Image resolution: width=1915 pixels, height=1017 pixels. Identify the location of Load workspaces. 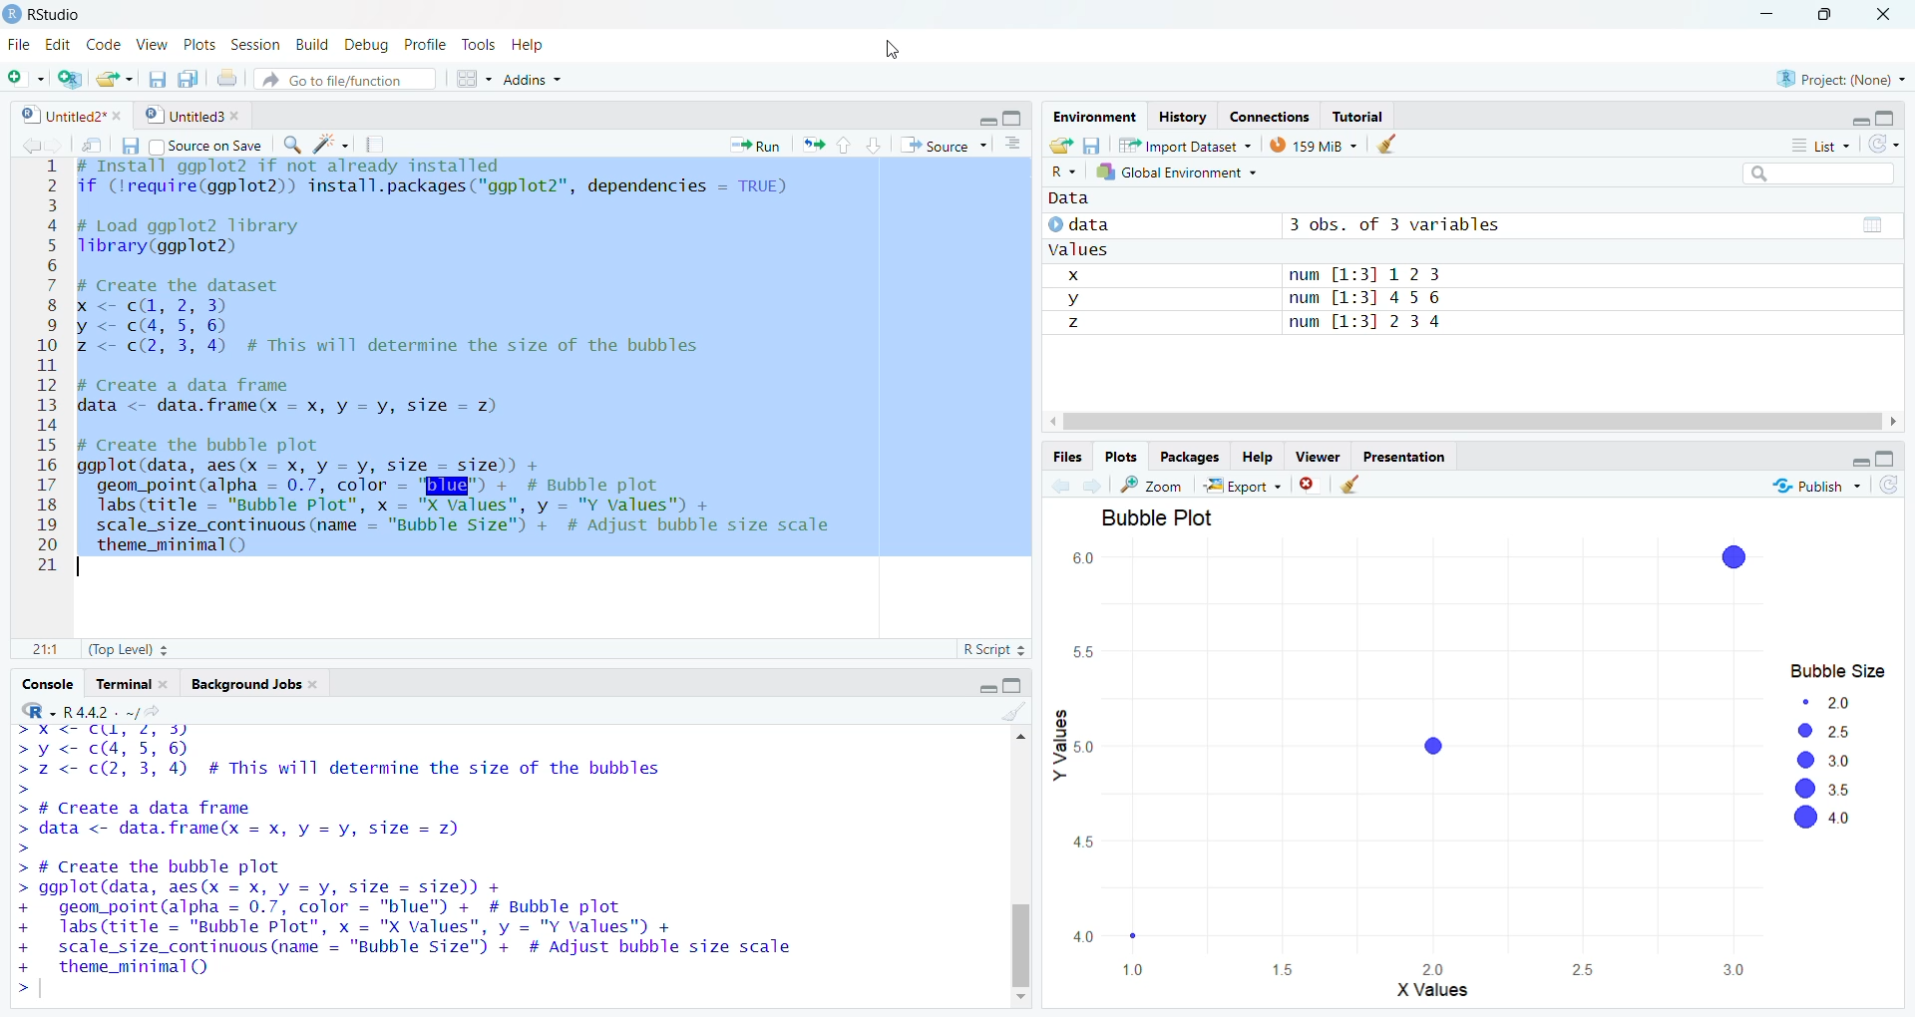
(1064, 145).